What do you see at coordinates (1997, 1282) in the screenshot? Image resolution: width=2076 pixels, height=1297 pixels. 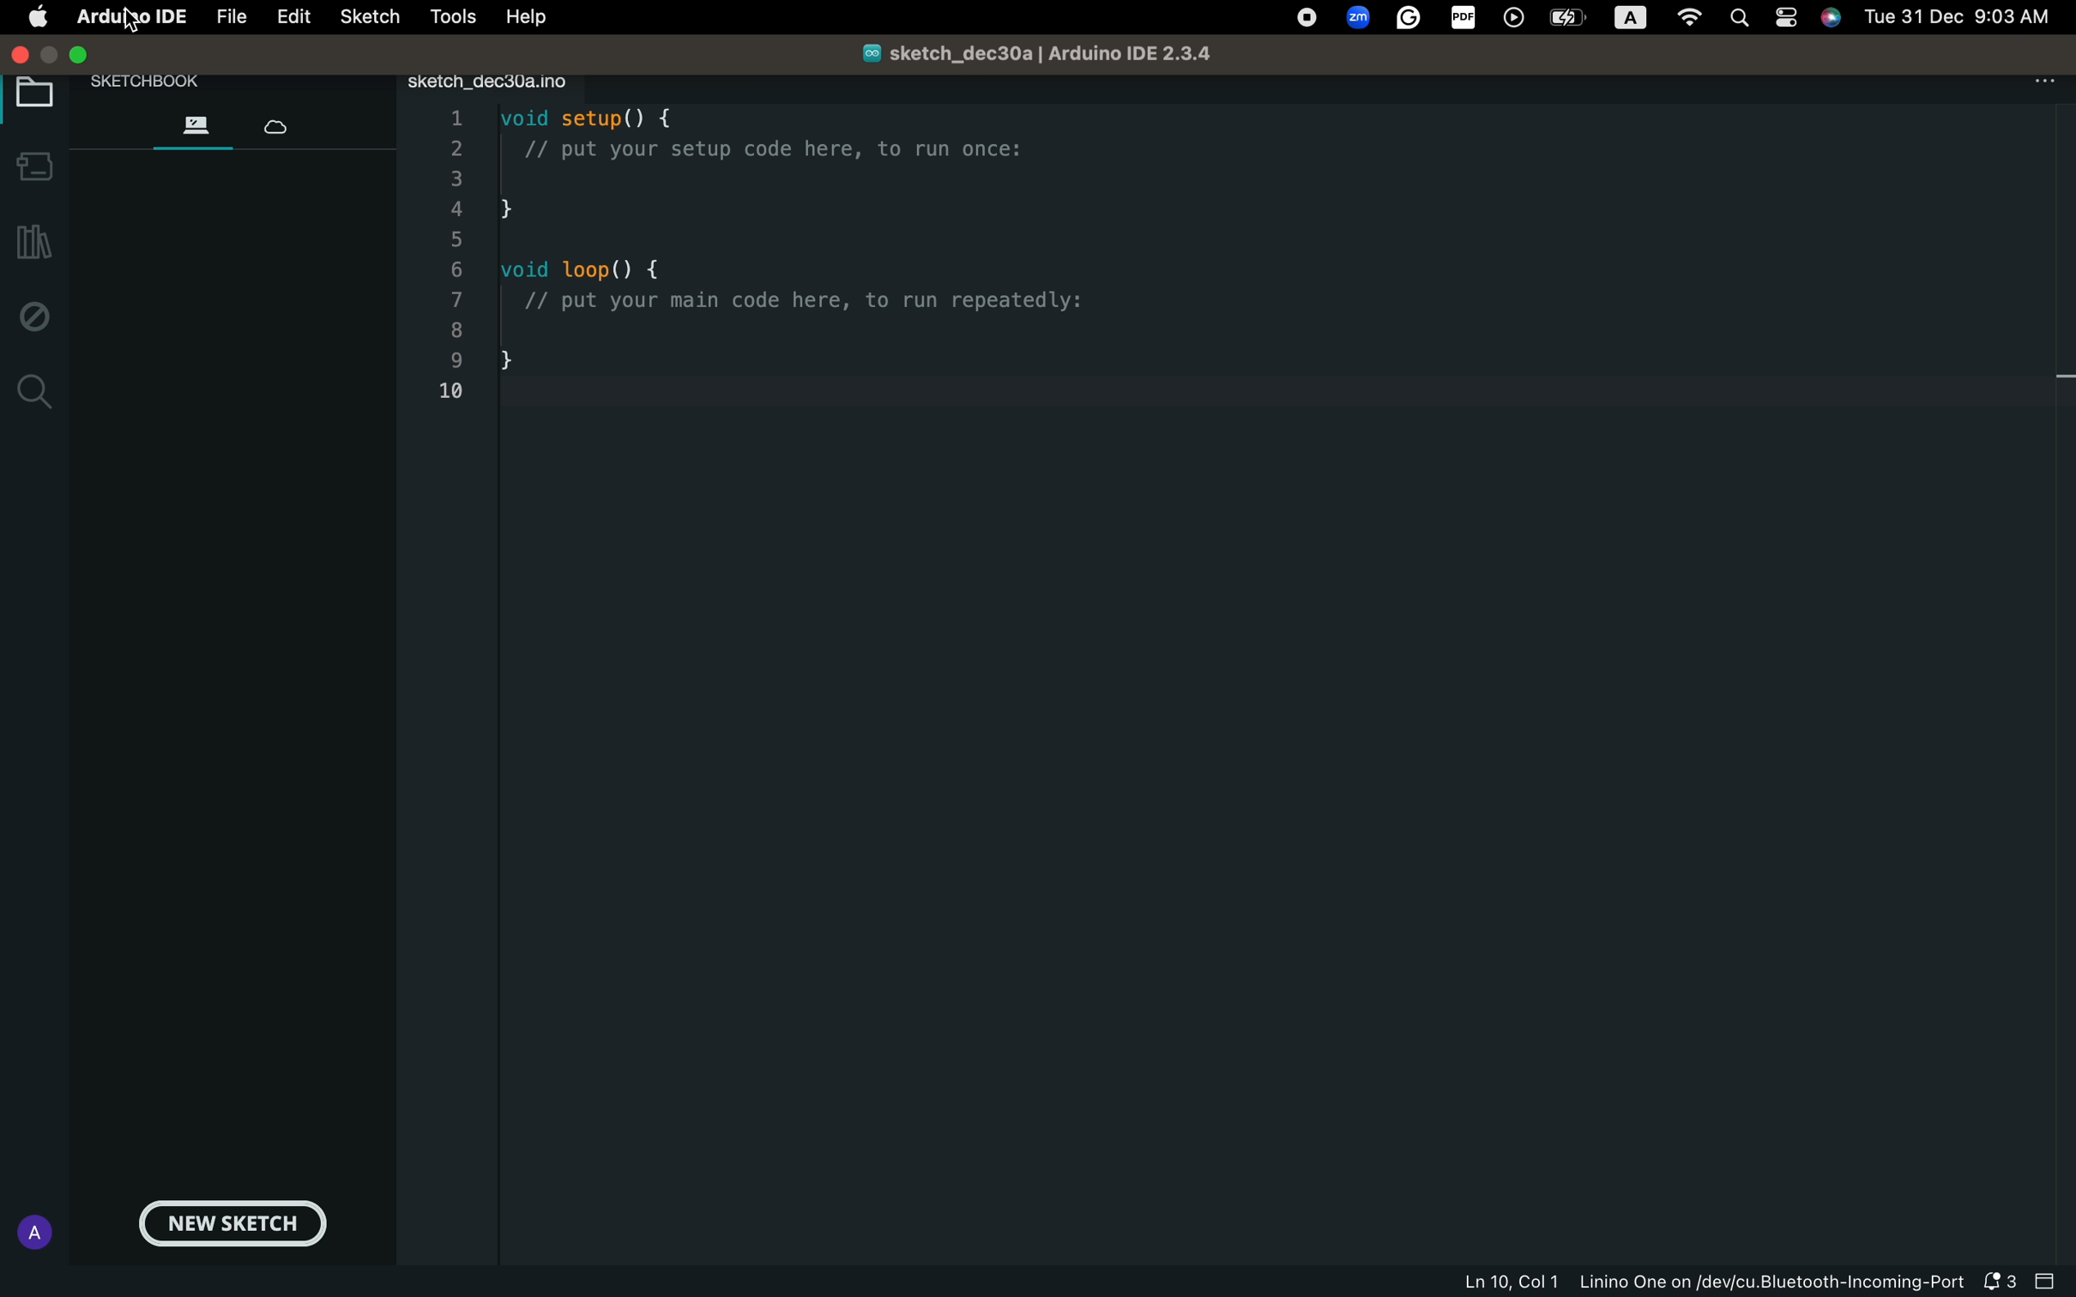 I see `notification` at bounding box center [1997, 1282].